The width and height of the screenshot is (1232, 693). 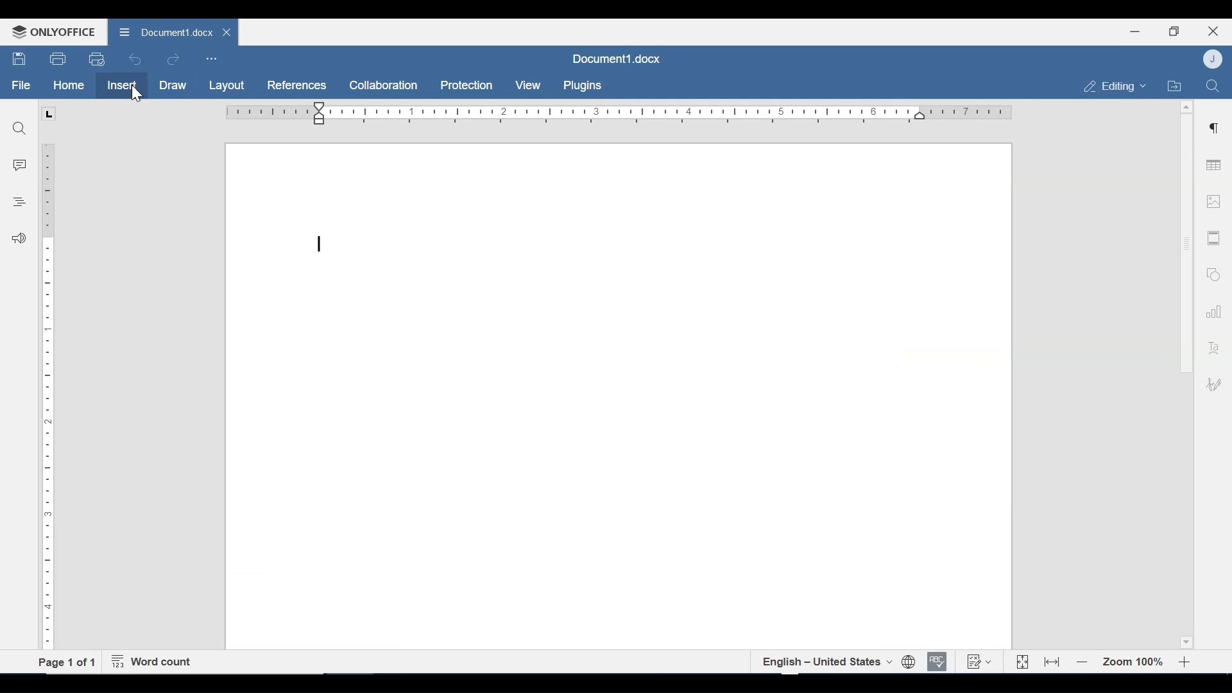 I want to click on Restore, so click(x=1174, y=31).